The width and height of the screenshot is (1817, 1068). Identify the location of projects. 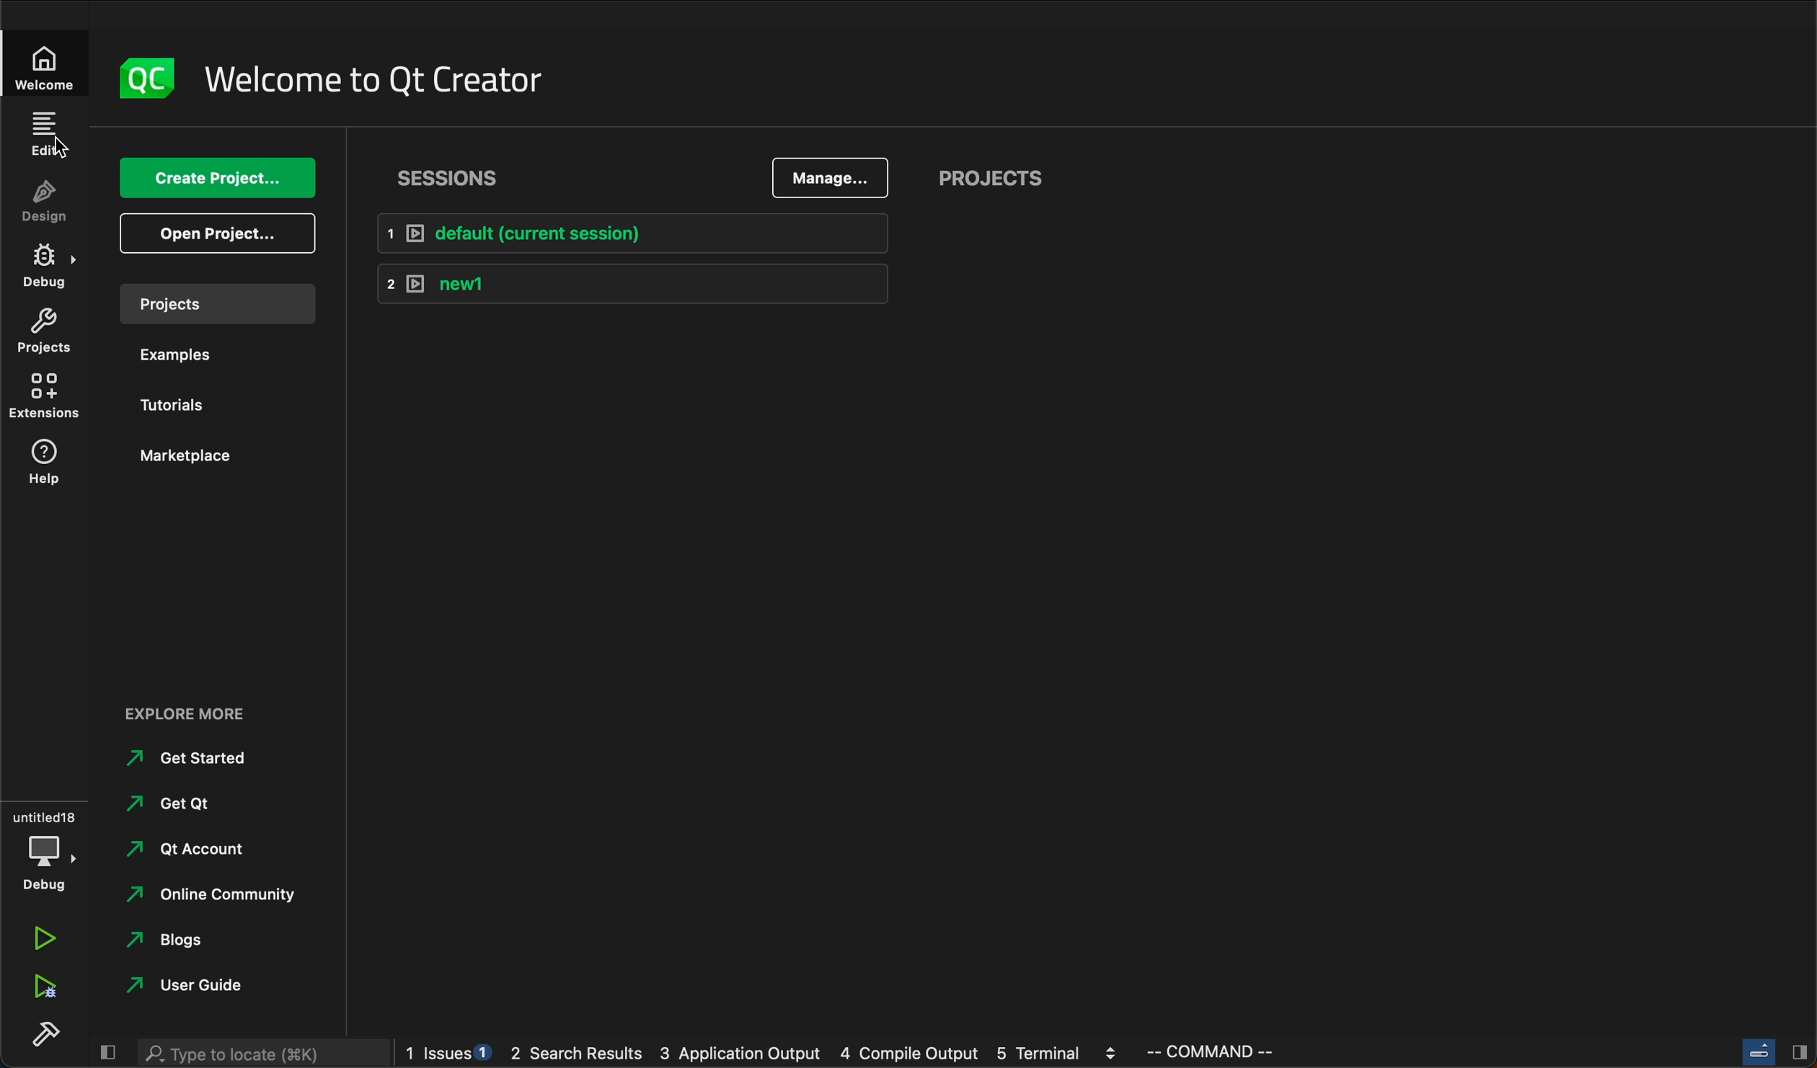
(223, 306).